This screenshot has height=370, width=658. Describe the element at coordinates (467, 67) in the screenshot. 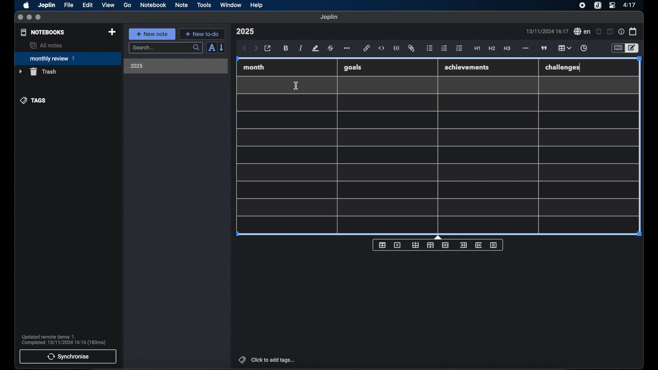

I see `achievements` at that location.